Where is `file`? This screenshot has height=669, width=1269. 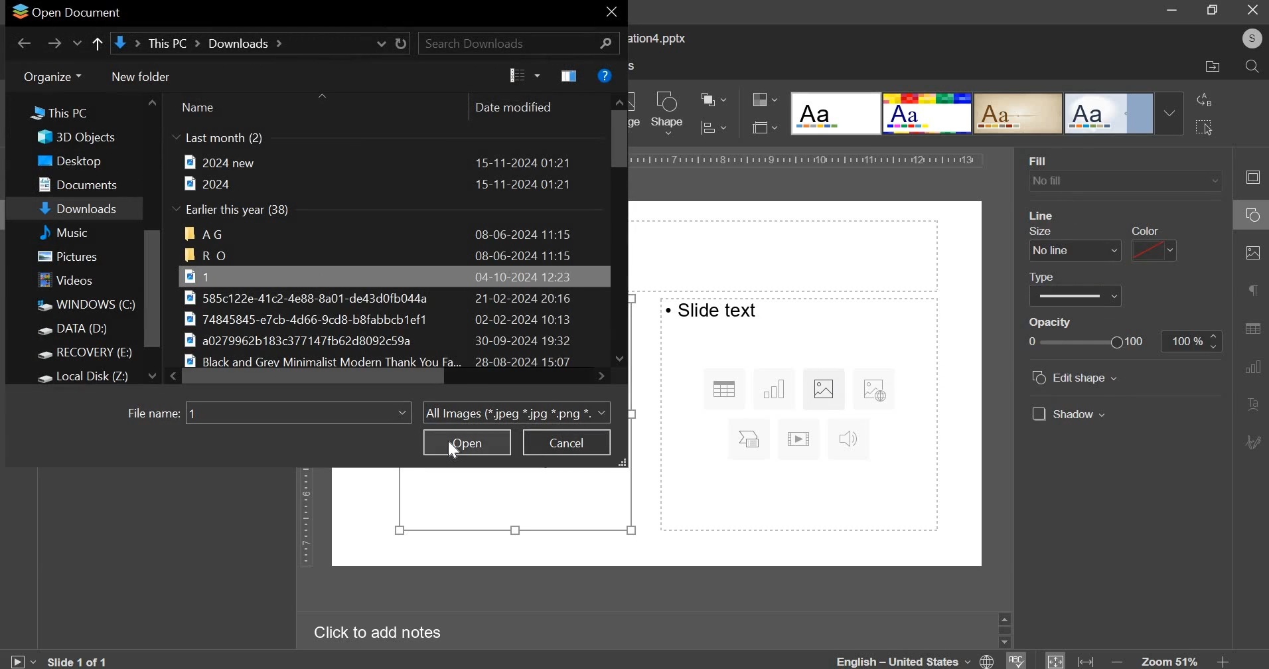 file is located at coordinates (377, 184).